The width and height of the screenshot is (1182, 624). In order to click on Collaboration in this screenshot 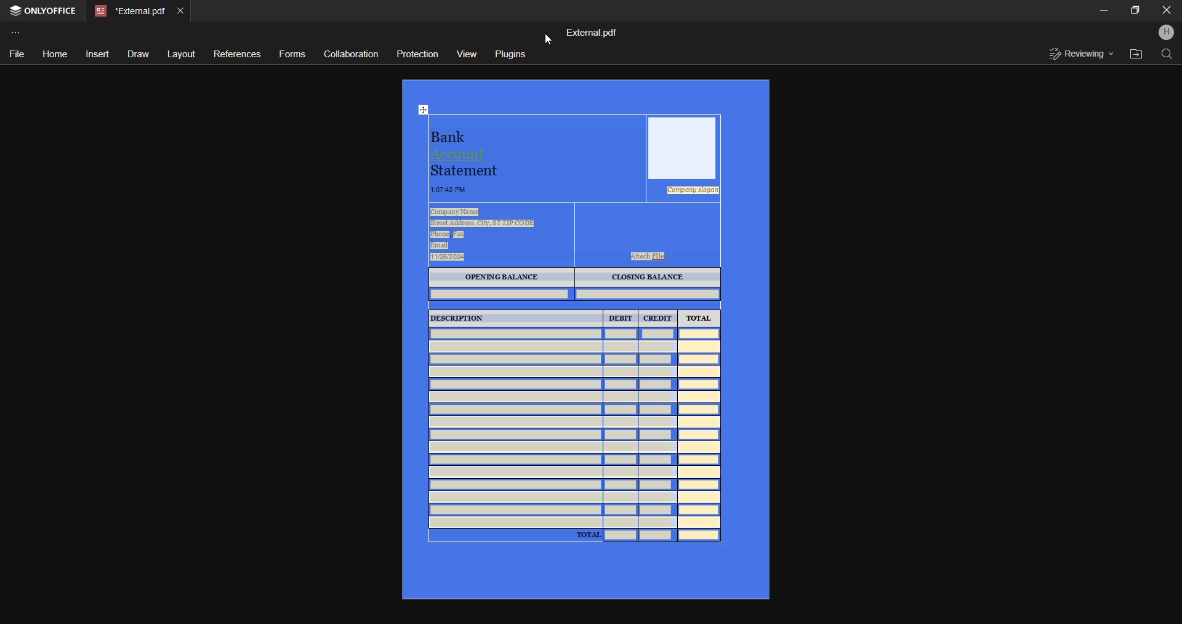, I will do `click(349, 55)`.